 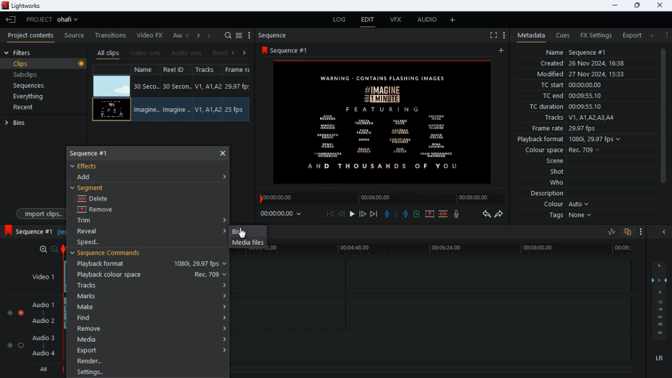 What do you see at coordinates (247, 244) in the screenshot?
I see `media files` at bounding box center [247, 244].